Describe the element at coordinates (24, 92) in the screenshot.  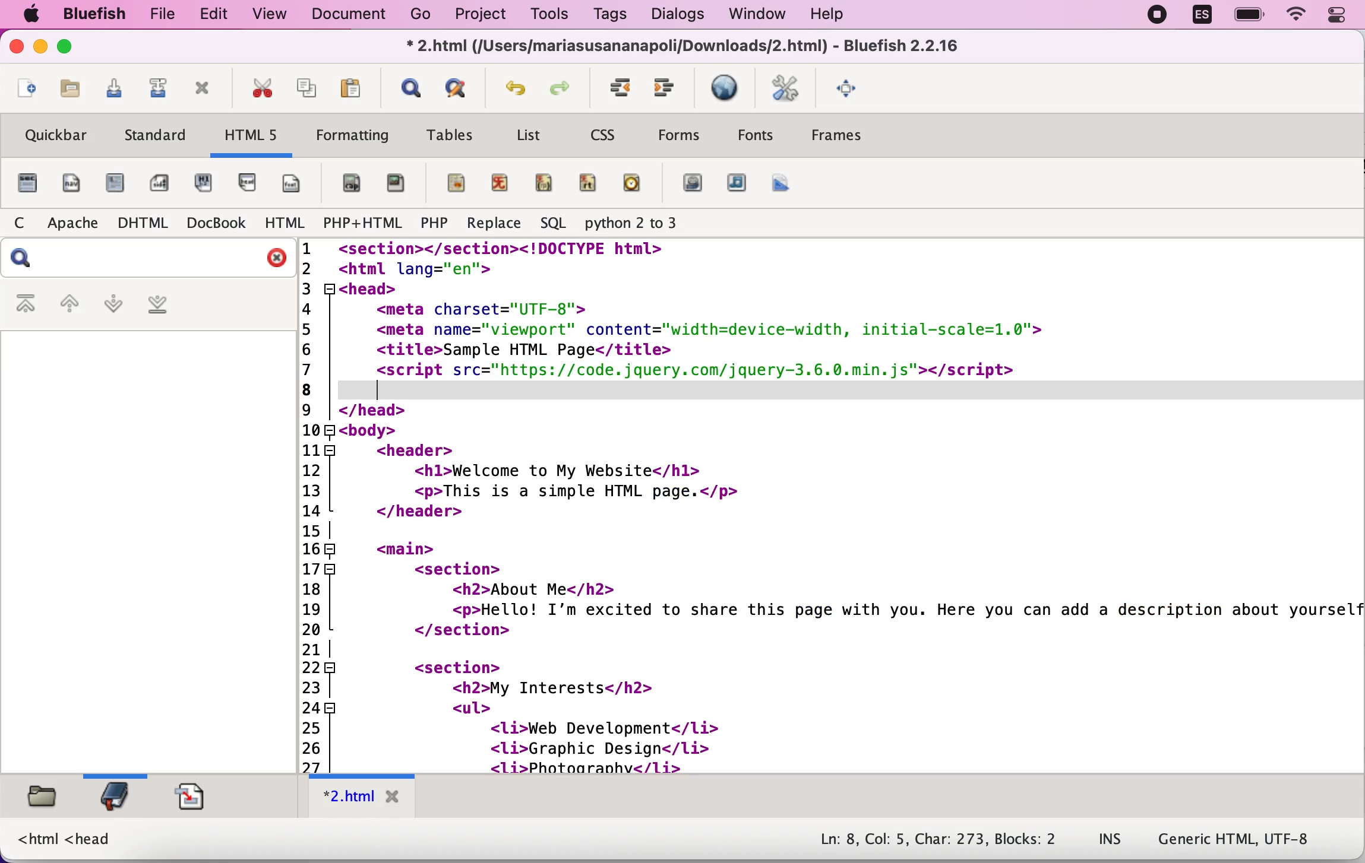
I see `new file` at that location.